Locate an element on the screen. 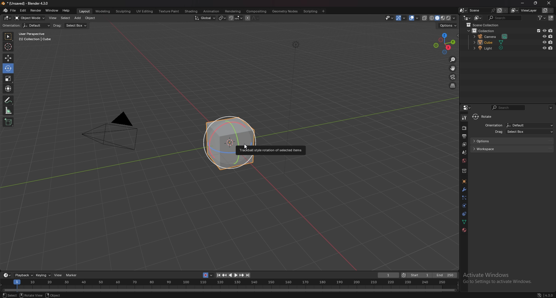 The height and width of the screenshot is (298, 556). Trackball style rotation of selected items is located at coordinates (270, 150).